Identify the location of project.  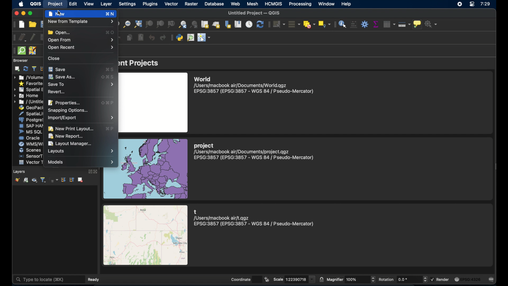
(56, 4).